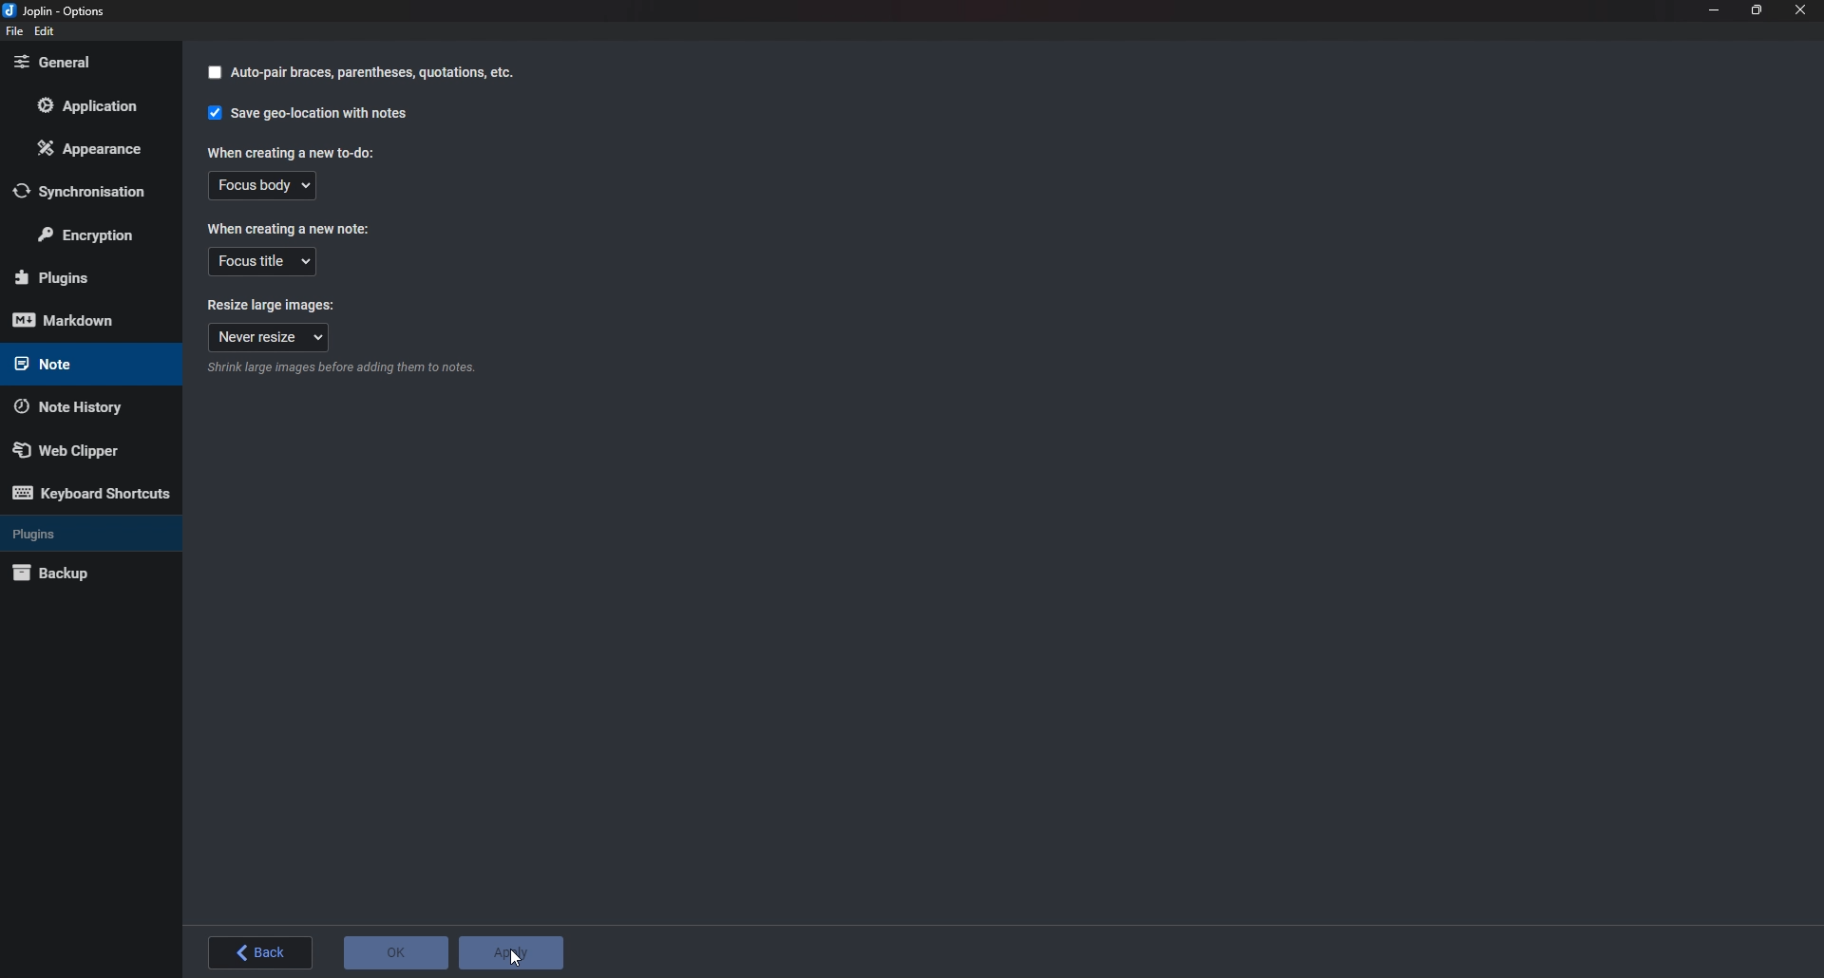  Describe the element at coordinates (83, 320) in the screenshot. I see `Mark down` at that location.